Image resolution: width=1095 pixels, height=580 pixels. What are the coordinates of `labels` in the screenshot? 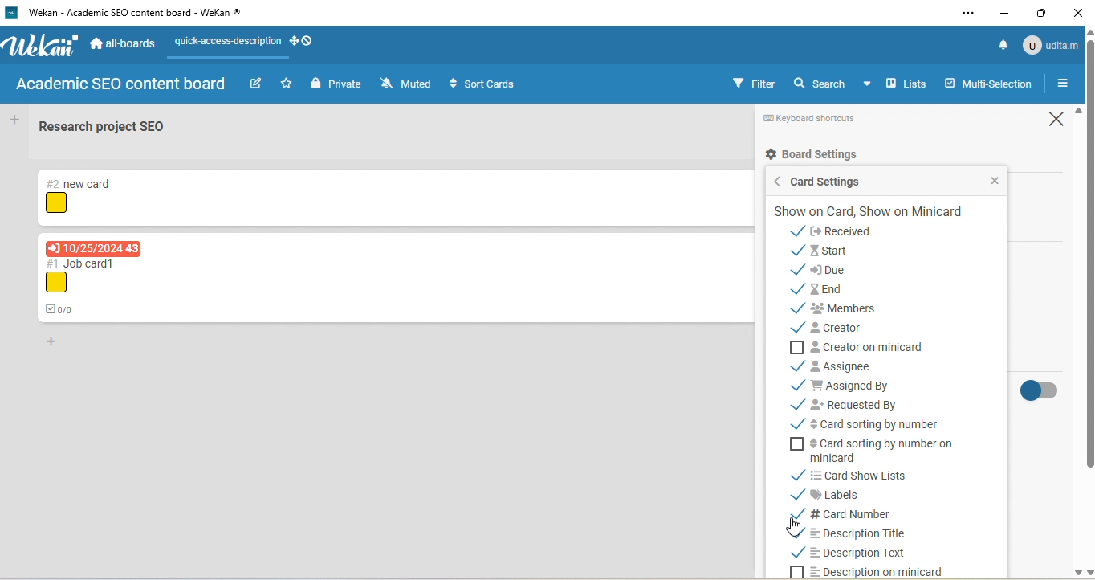 It's located at (845, 493).